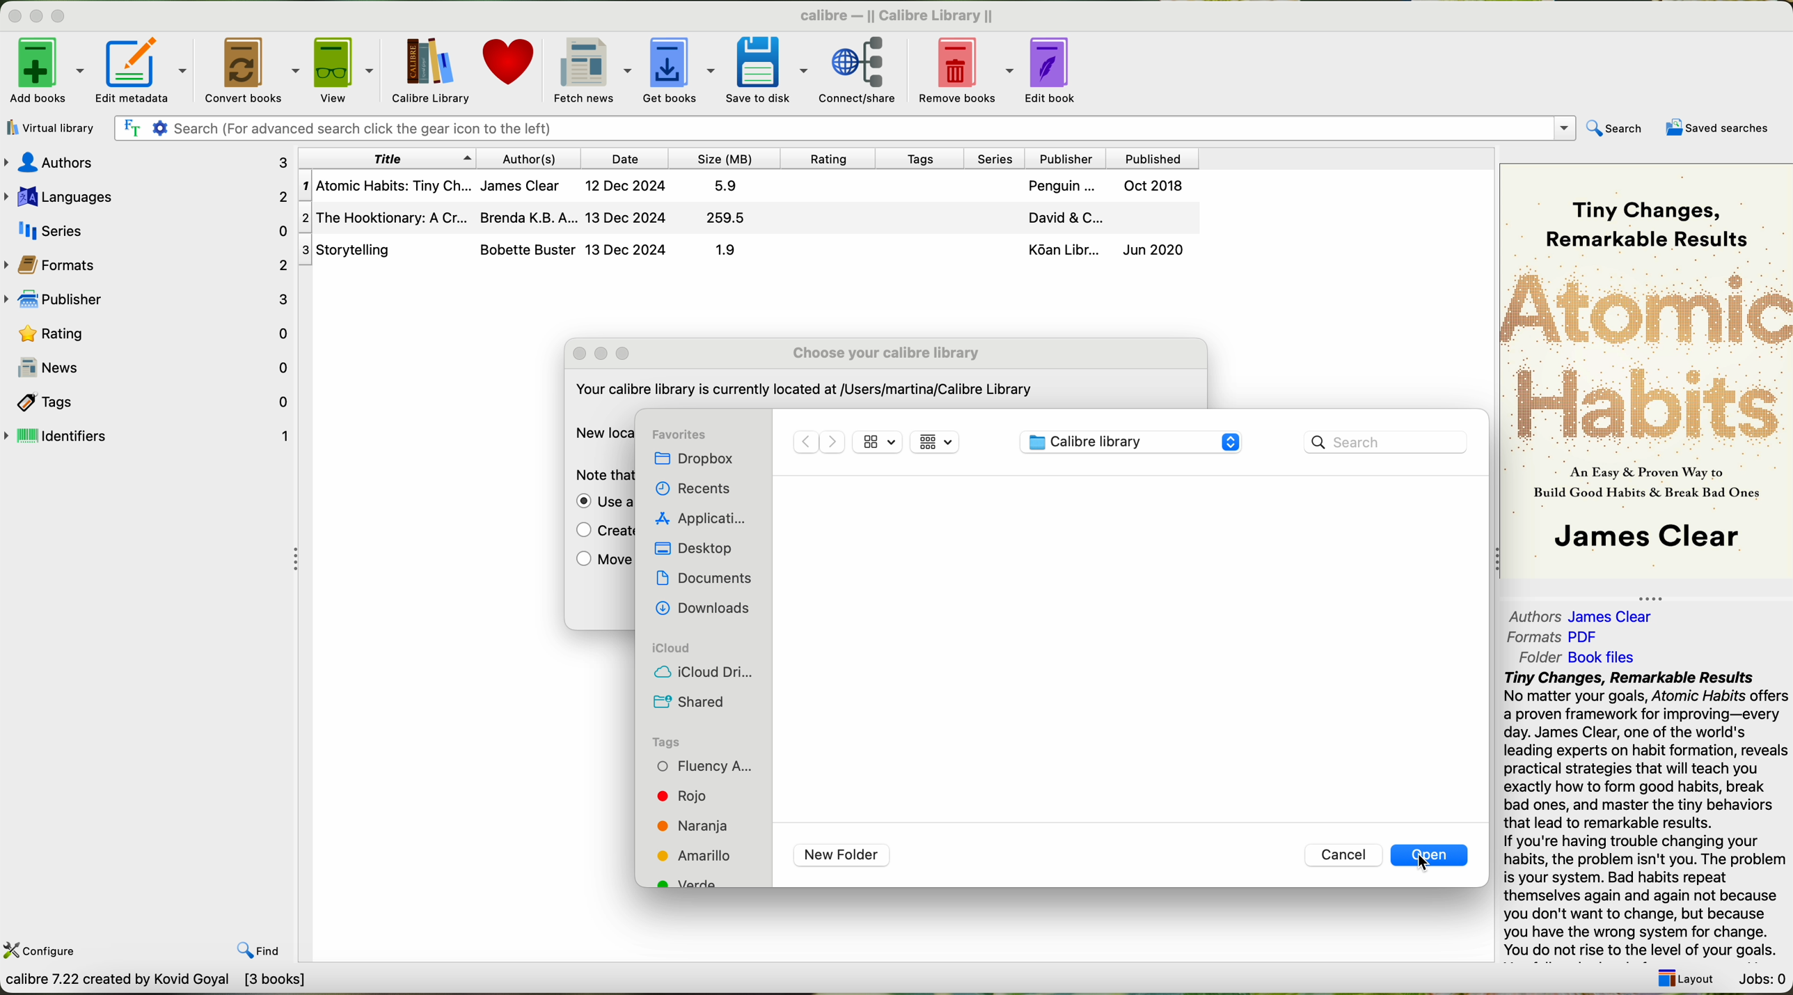  Describe the element at coordinates (1492, 561) in the screenshot. I see `collapse` at that location.